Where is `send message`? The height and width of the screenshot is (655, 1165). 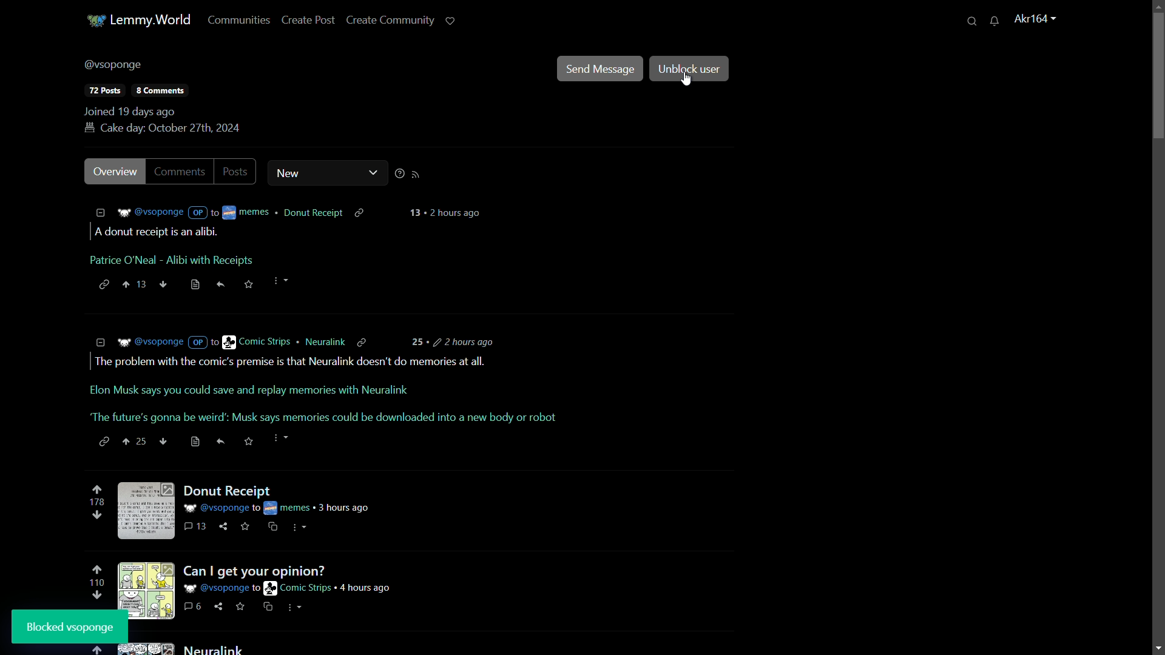 send message is located at coordinates (603, 70).